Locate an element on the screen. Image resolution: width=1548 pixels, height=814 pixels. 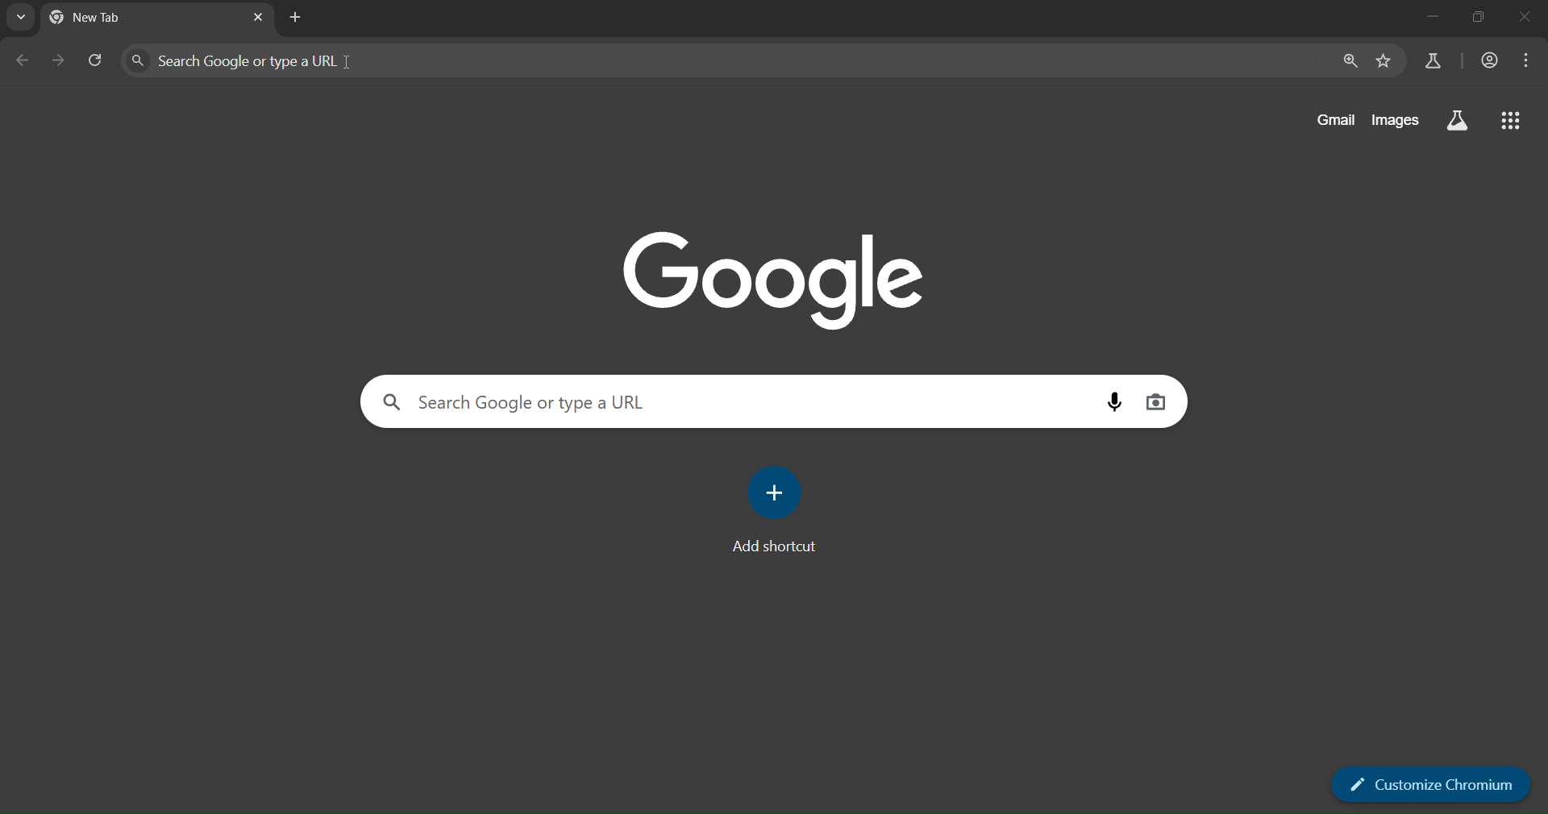
menu is located at coordinates (1532, 60).